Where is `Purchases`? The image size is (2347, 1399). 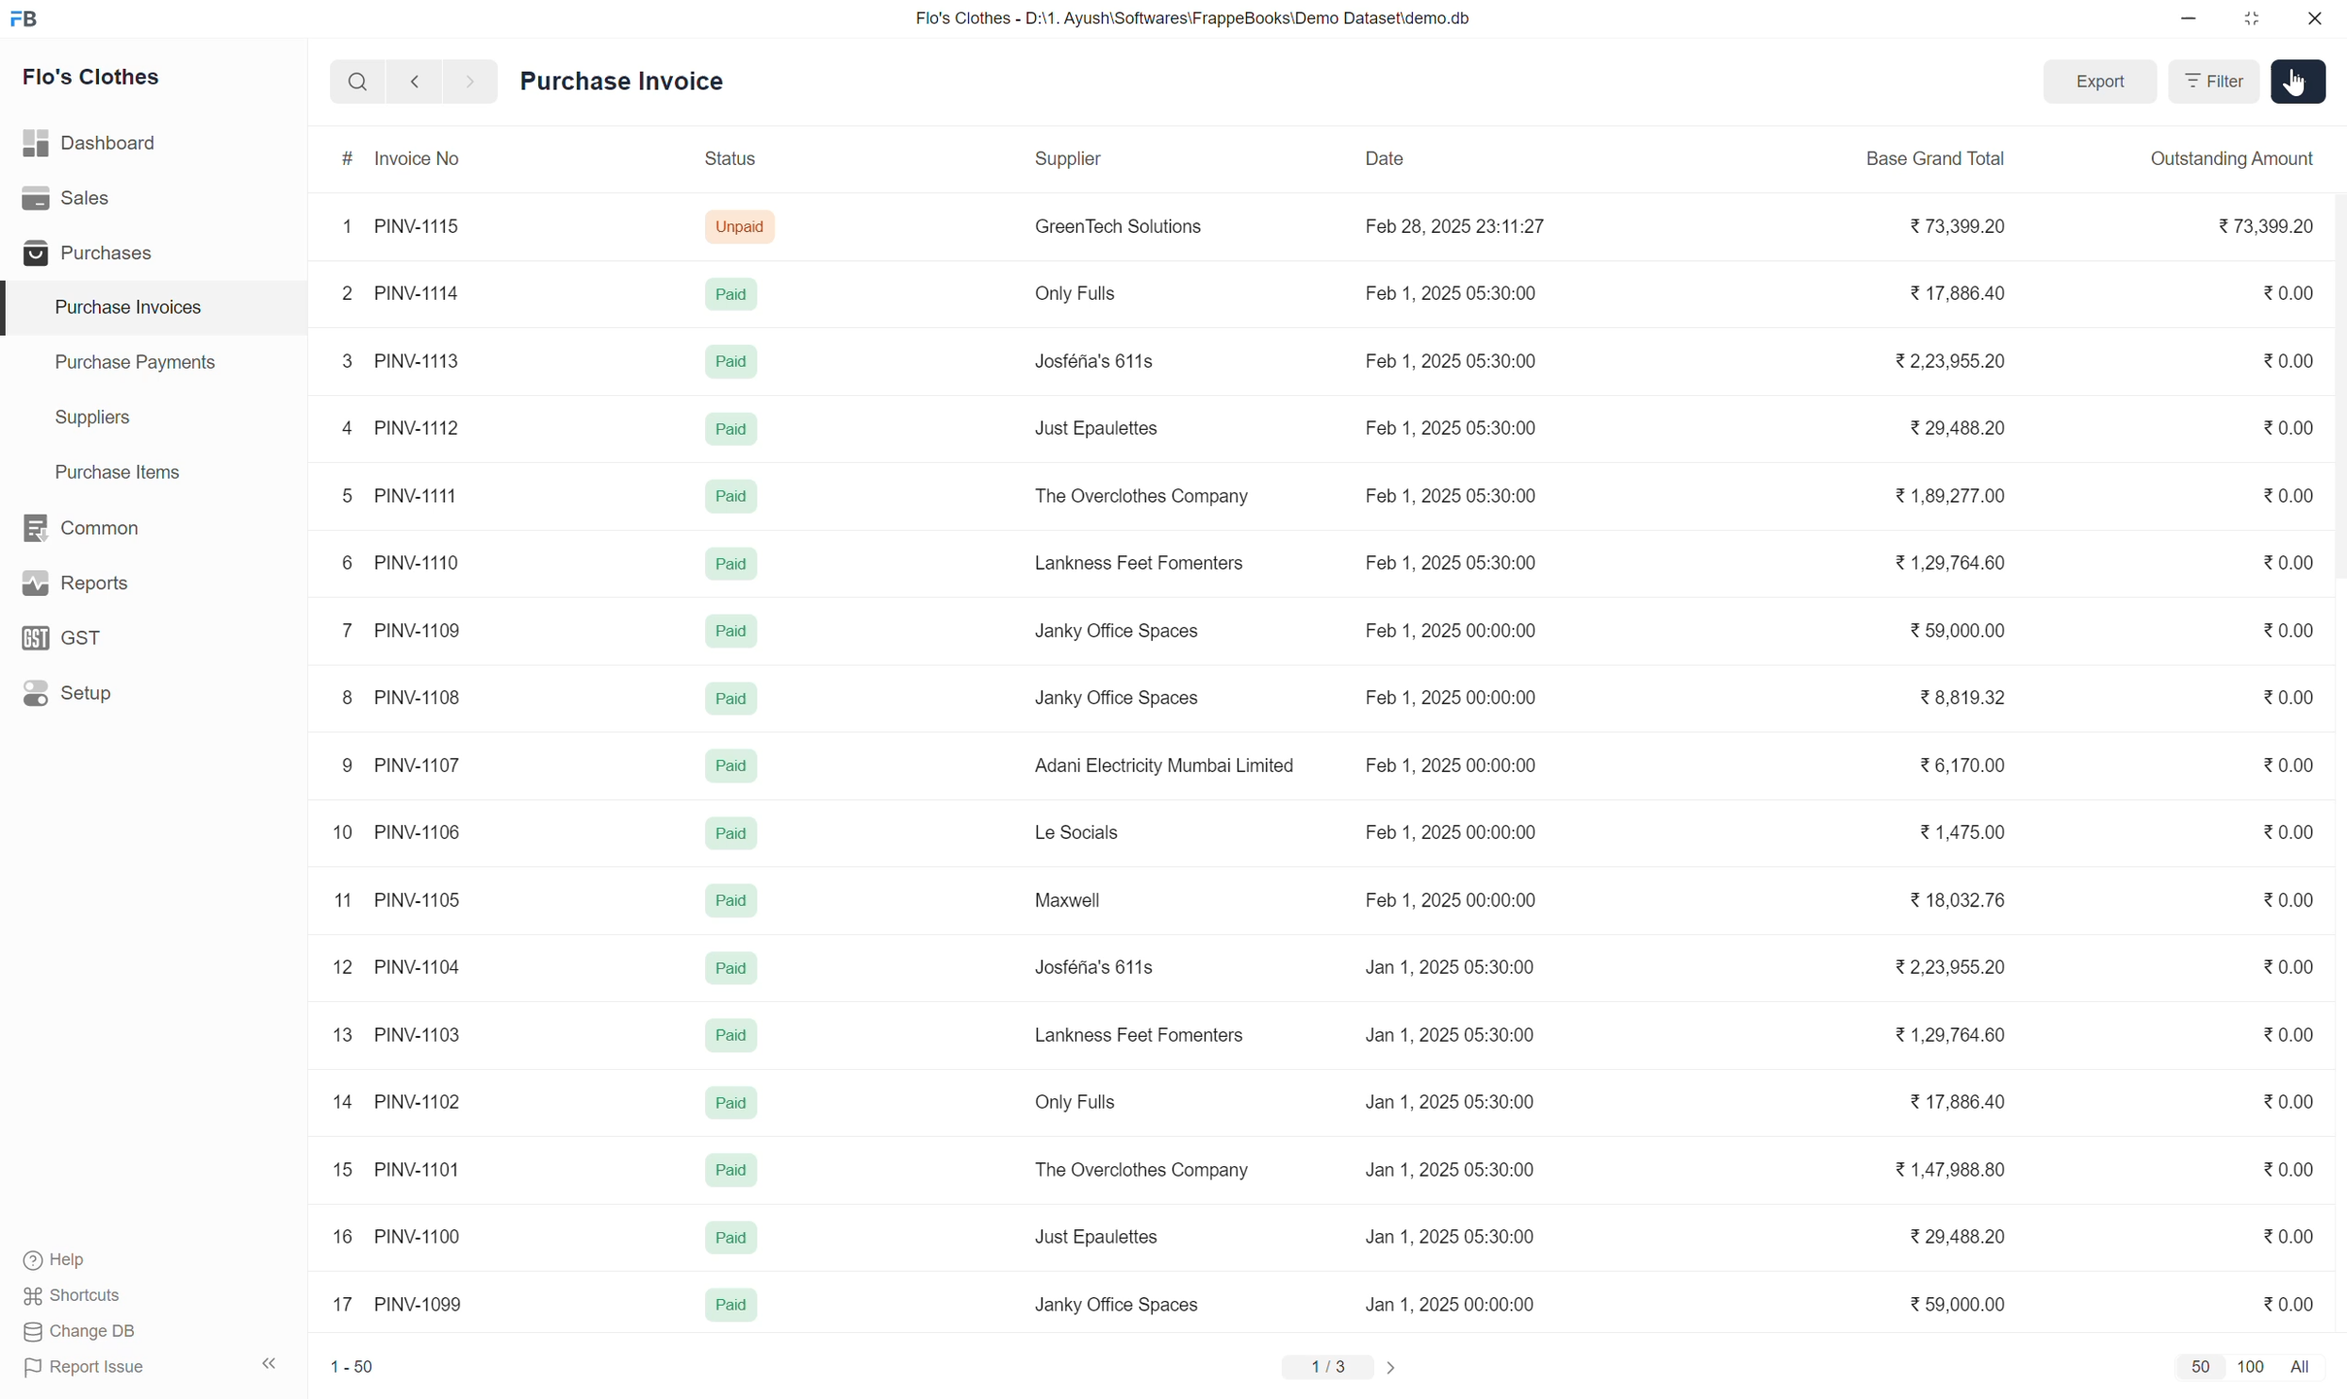
Purchases is located at coordinates (84, 253).